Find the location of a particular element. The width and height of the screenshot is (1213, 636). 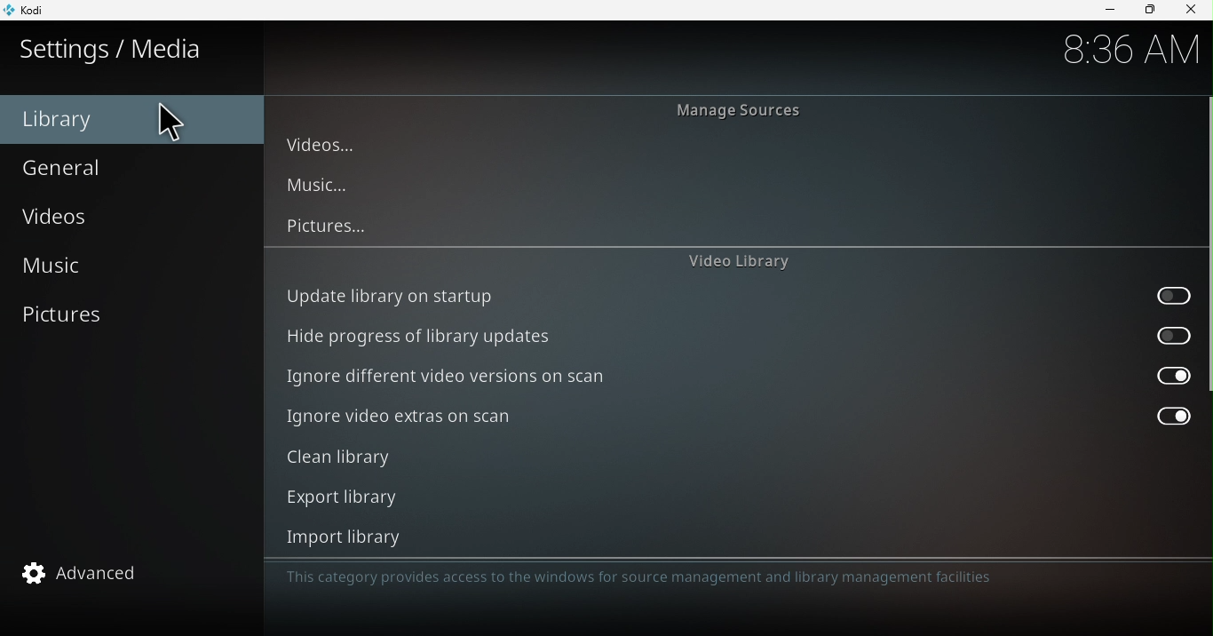

Music is located at coordinates (123, 269).